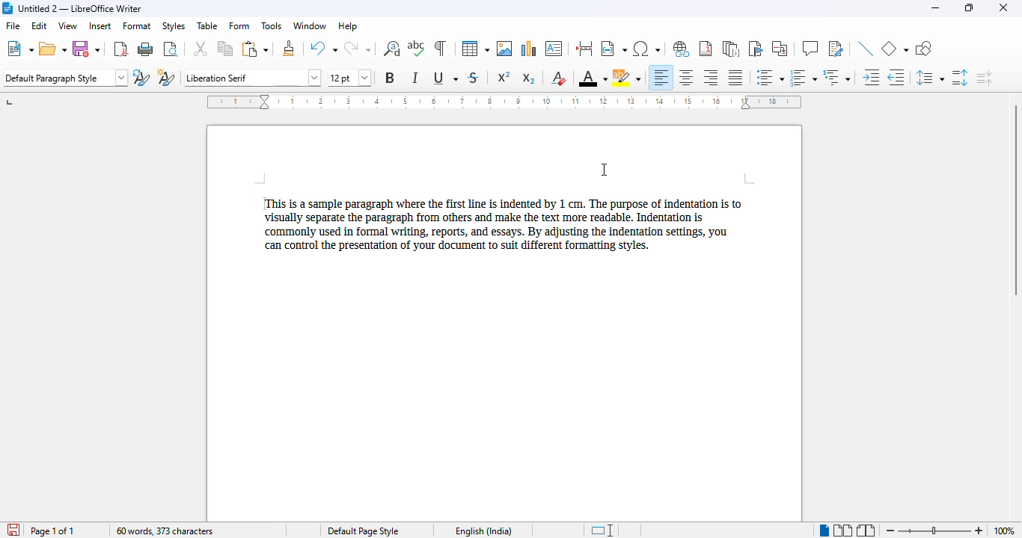  Describe the element at coordinates (416, 77) in the screenshot. I see `italic` at that location.